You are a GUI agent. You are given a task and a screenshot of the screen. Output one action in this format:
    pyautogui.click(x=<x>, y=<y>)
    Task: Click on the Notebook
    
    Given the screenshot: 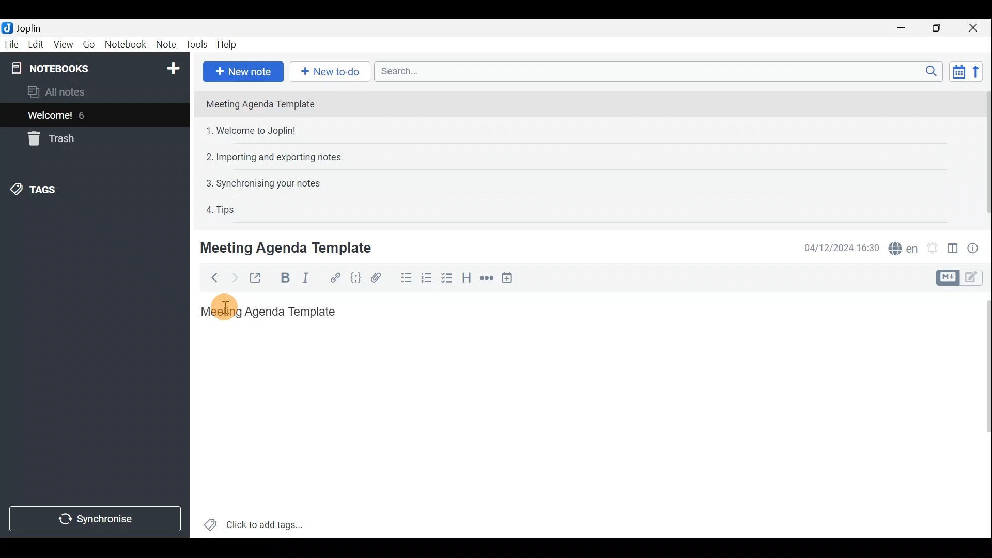 What is the action you would take?
    pyautogui.click(x=125, y=44)
    